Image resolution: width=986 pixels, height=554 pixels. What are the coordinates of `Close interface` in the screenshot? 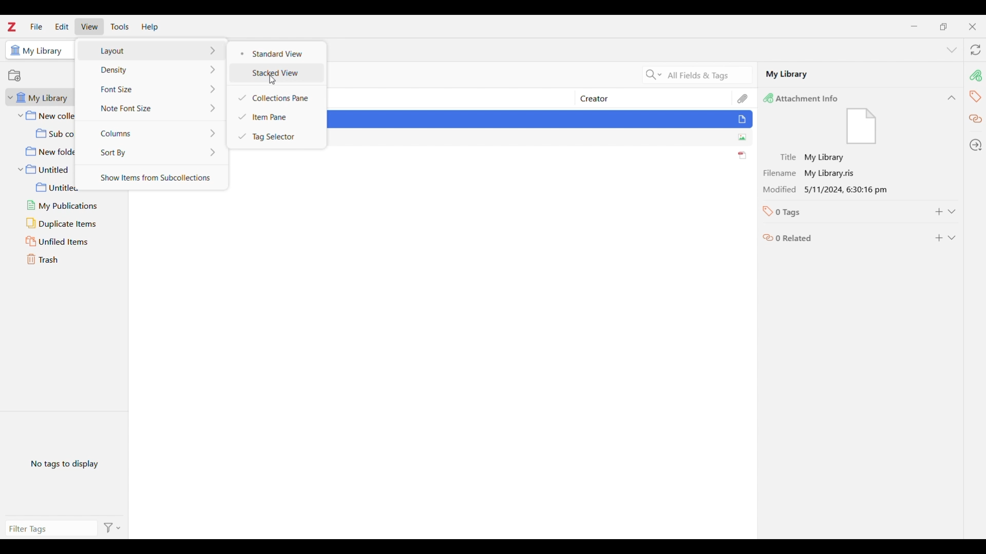 It's located at (972, 27).